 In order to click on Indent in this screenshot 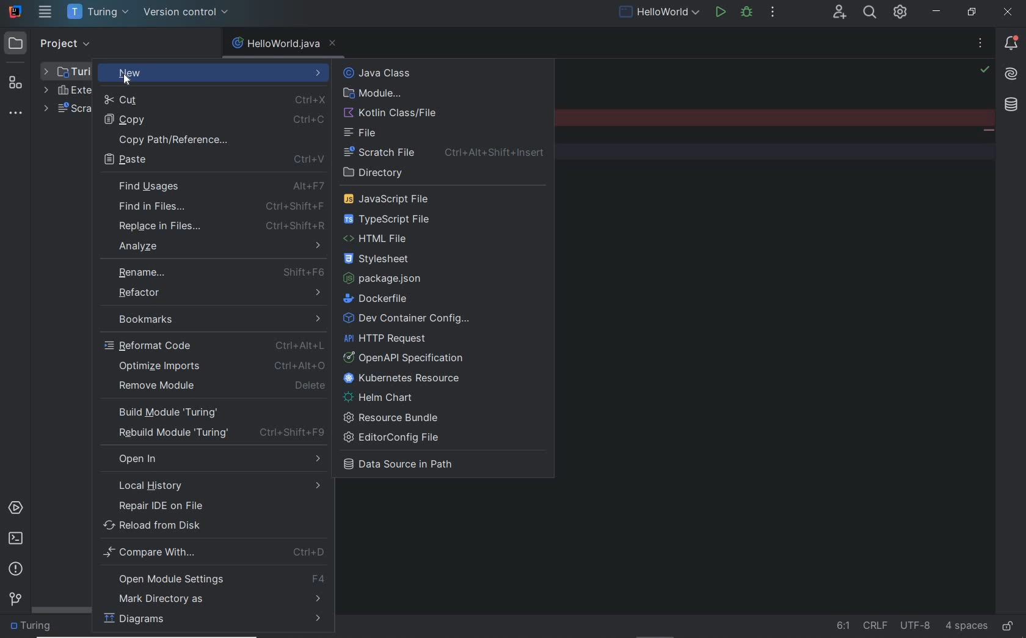, I will do `click(967, 627)`.